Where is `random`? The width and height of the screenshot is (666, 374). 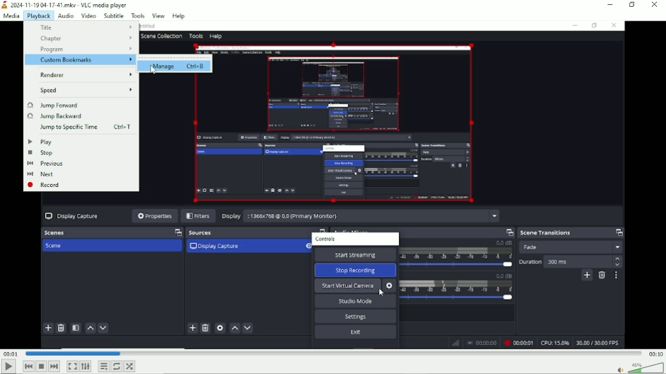
random is located at coordinates (130, 366).